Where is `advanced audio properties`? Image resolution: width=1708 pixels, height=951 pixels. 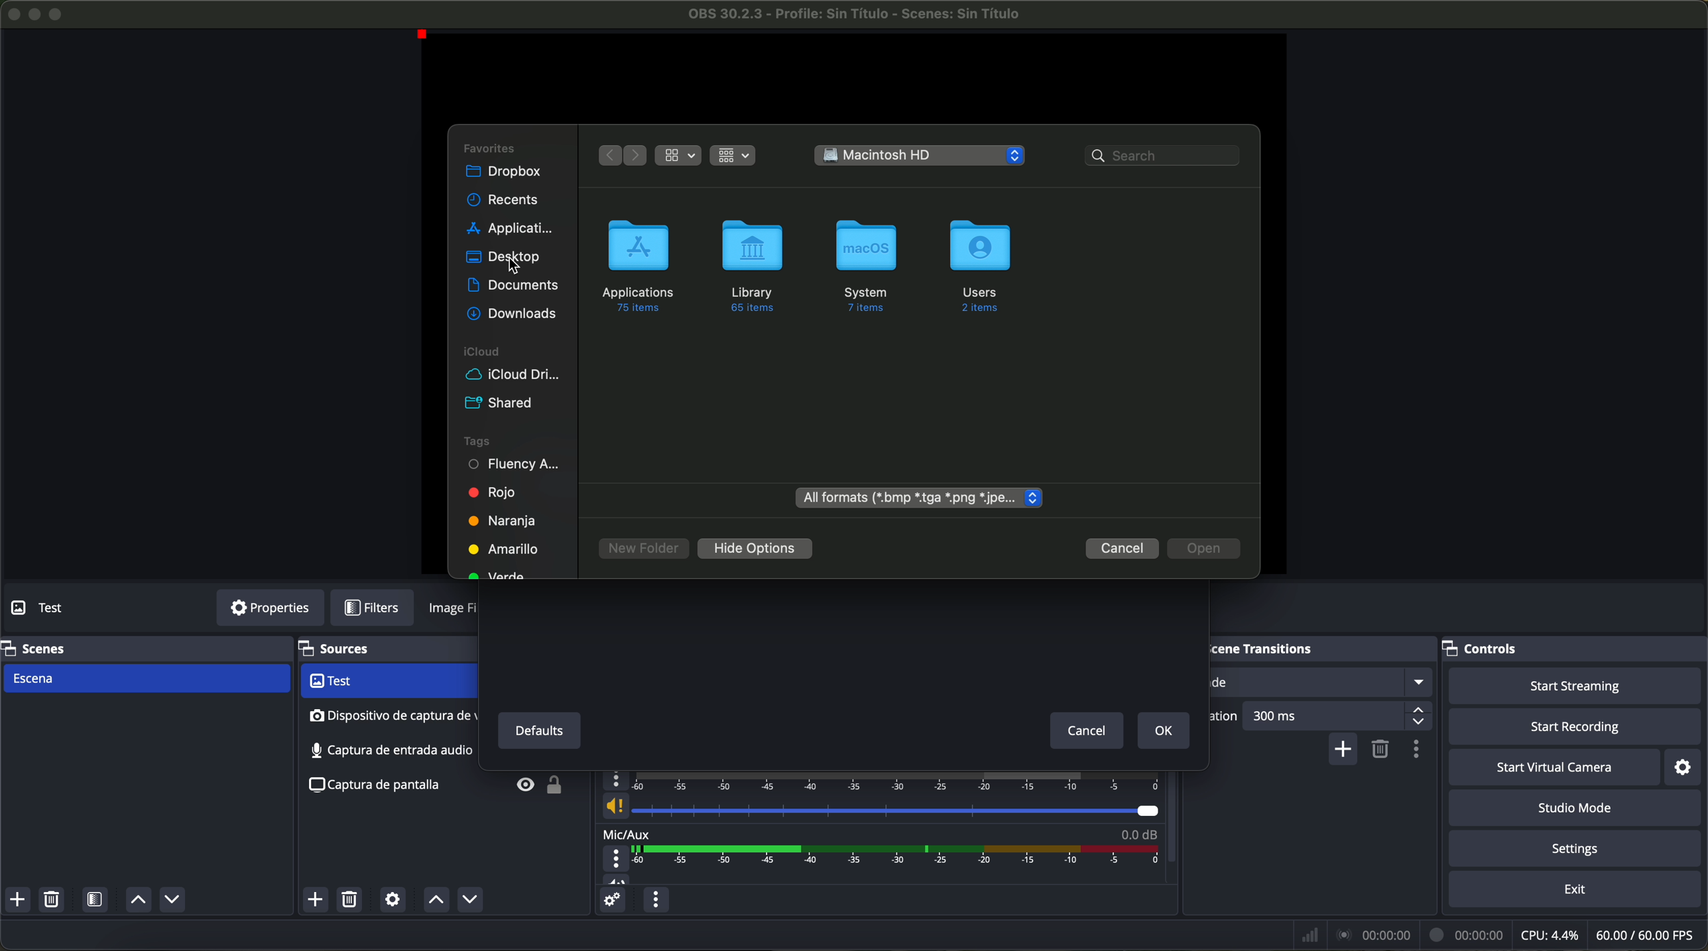
advanced audio properties is located at coordinates (611, 900).